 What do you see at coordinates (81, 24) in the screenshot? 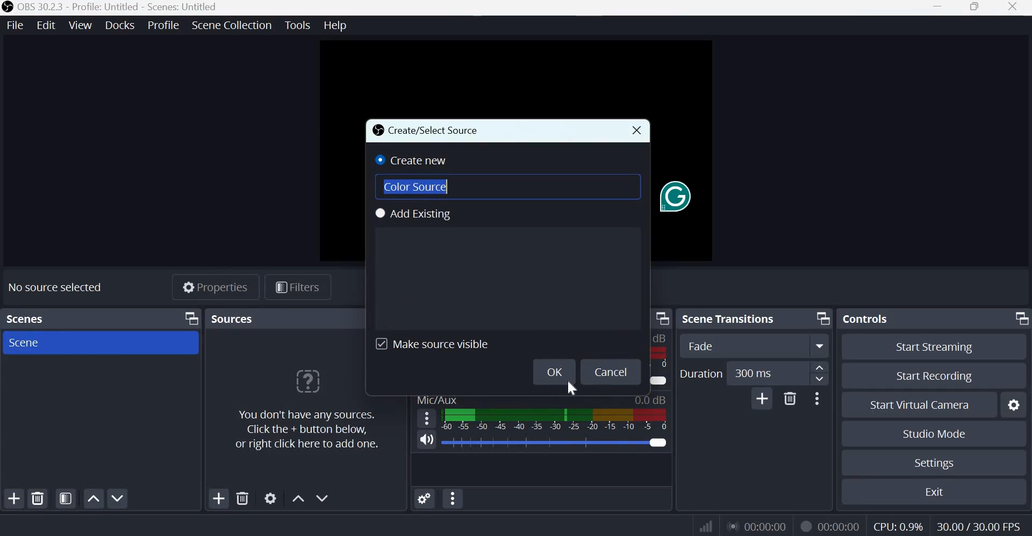
I see `View` at bounding box center [81, 24].